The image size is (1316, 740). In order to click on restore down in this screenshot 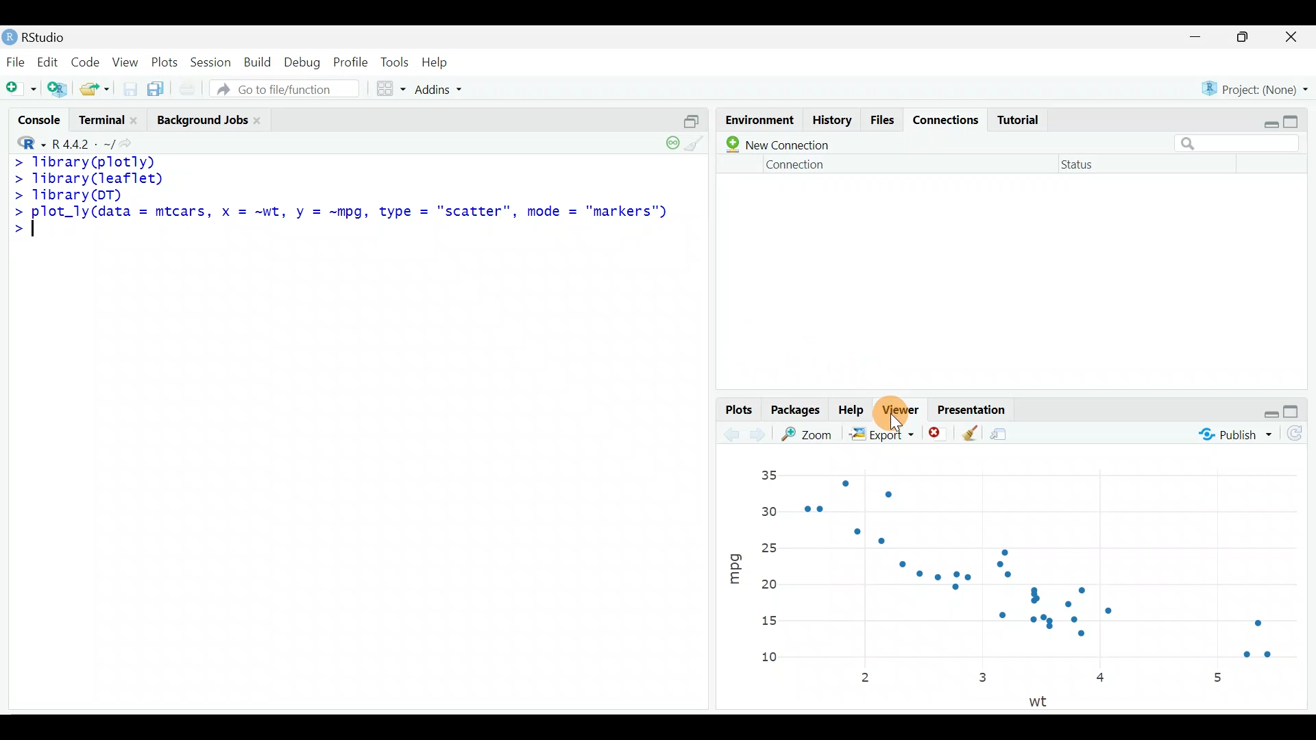, I will do `click(1266, 116)`.